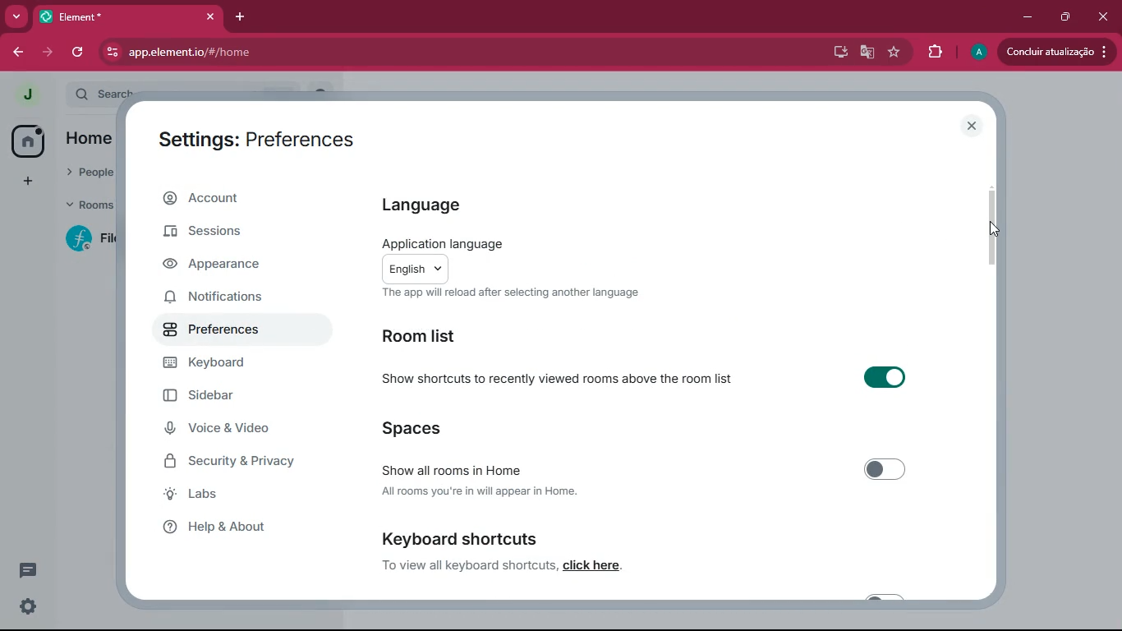  I want to click on keyboard , so click(232, 365).